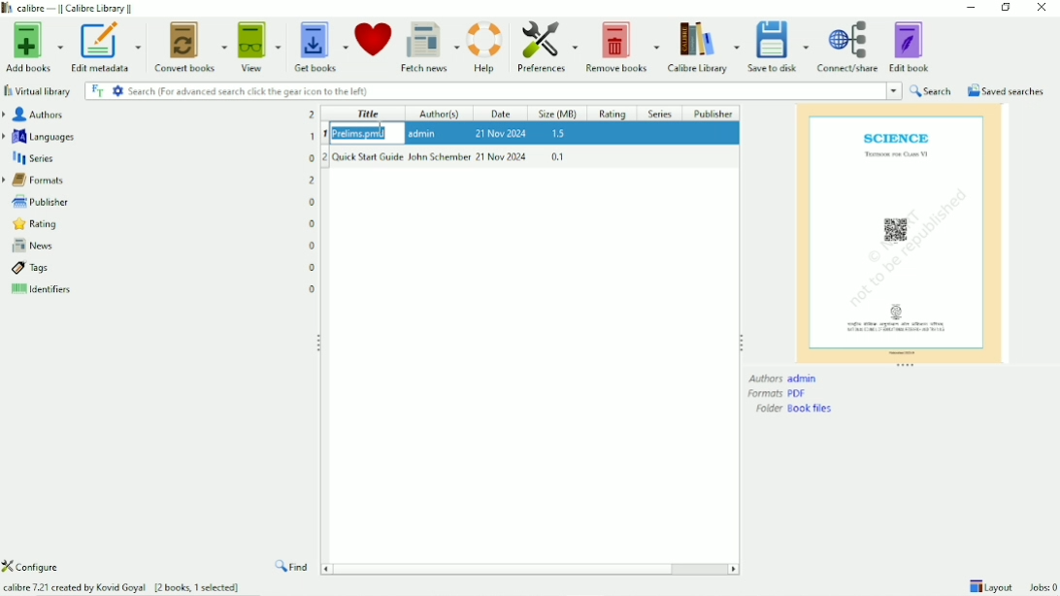 This screenshot has width=1060, height=596. Describe the element at coordinates (661, 113) in the screenshot. I see `Series` at that location.